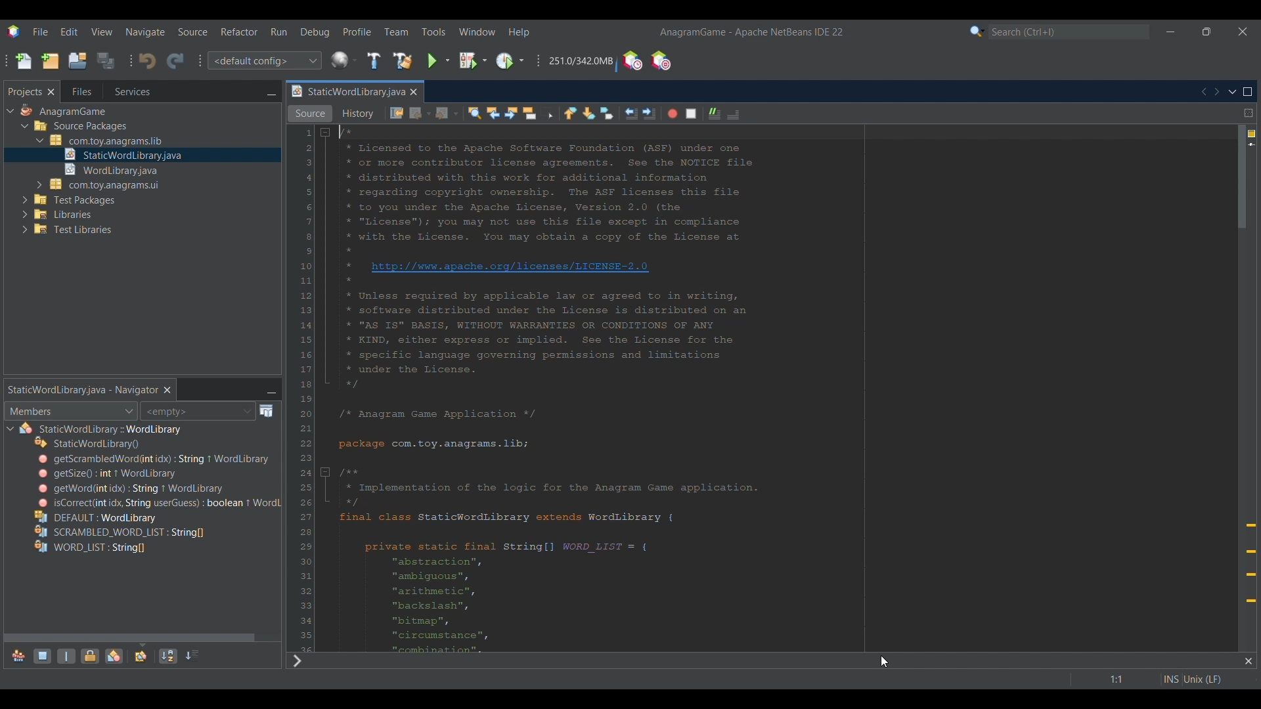 This screenshot has height=709, width=1261. Describe the element at coordinates (477, 32) in the screenshot. I see `Window menu highlighted` at that location.